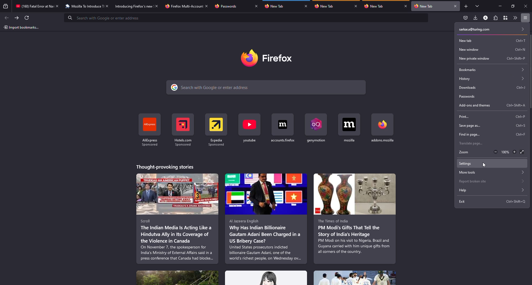 The height and width of the screenshot is (285, 532). What do you see at coordinates (107, 6) in the screenshot?
I see `close` at bounding box center [107, 6].